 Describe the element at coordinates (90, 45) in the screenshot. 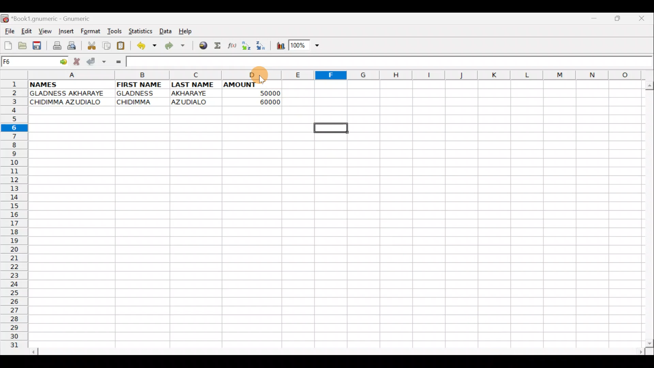

I see `Cut selection` at that location.